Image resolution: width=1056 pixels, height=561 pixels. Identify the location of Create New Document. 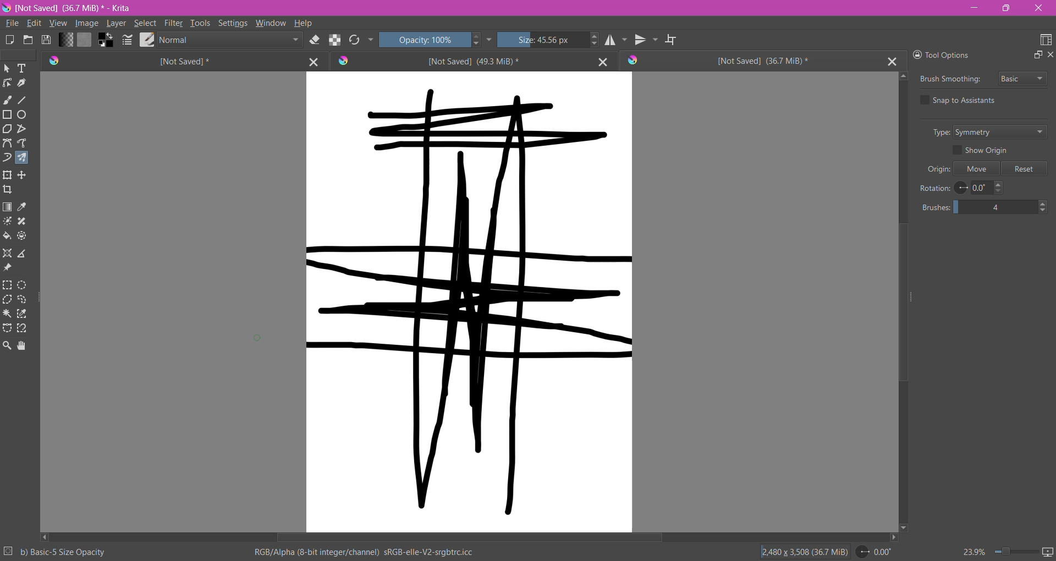
(9, 41).